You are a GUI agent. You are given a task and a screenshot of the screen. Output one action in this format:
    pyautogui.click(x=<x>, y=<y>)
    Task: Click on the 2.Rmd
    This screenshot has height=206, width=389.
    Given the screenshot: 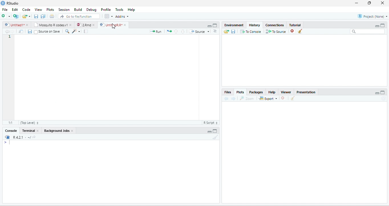 What is the action you would take?
    pyautogui.click(x=83, y=25)
    